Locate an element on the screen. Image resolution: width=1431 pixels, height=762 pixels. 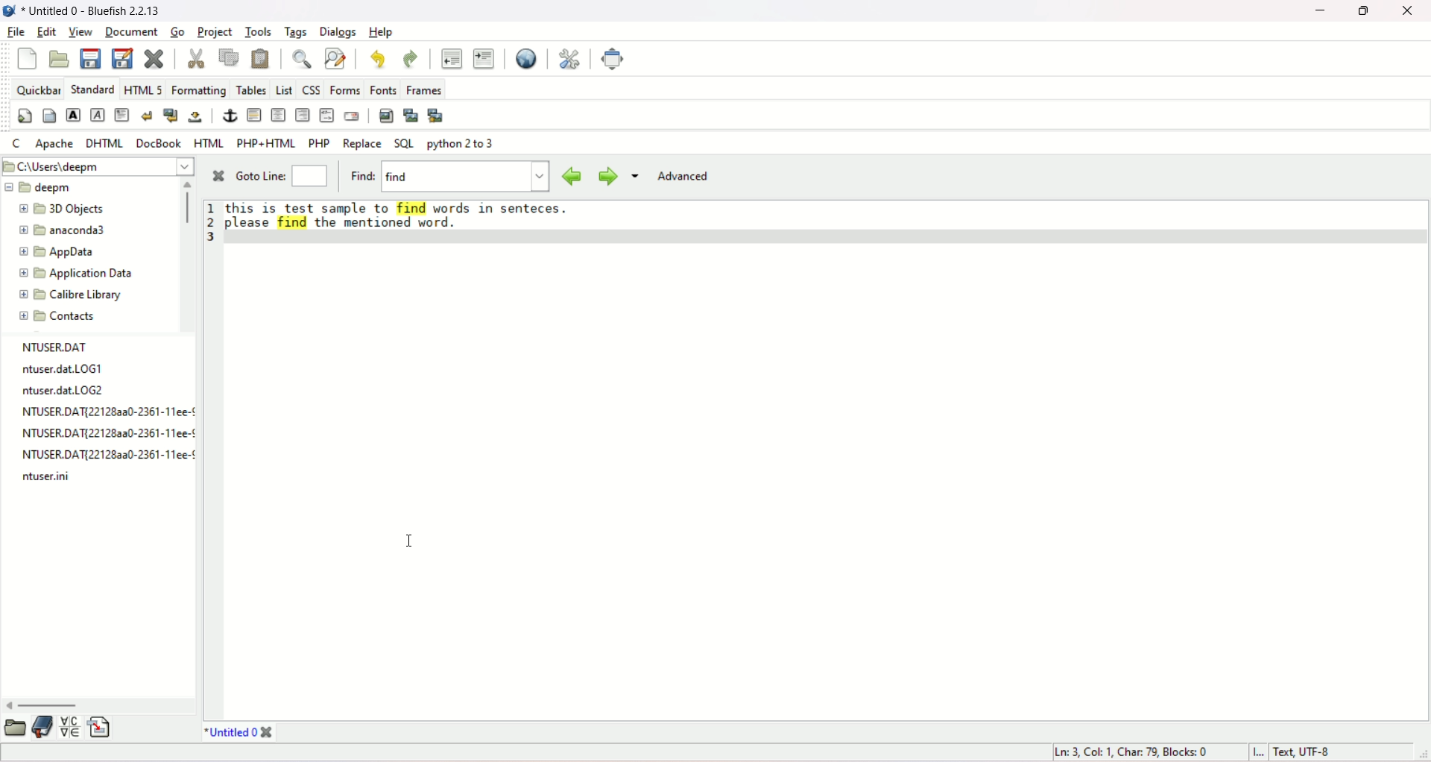
PHP+HTML is located at coordinates (266, 143).